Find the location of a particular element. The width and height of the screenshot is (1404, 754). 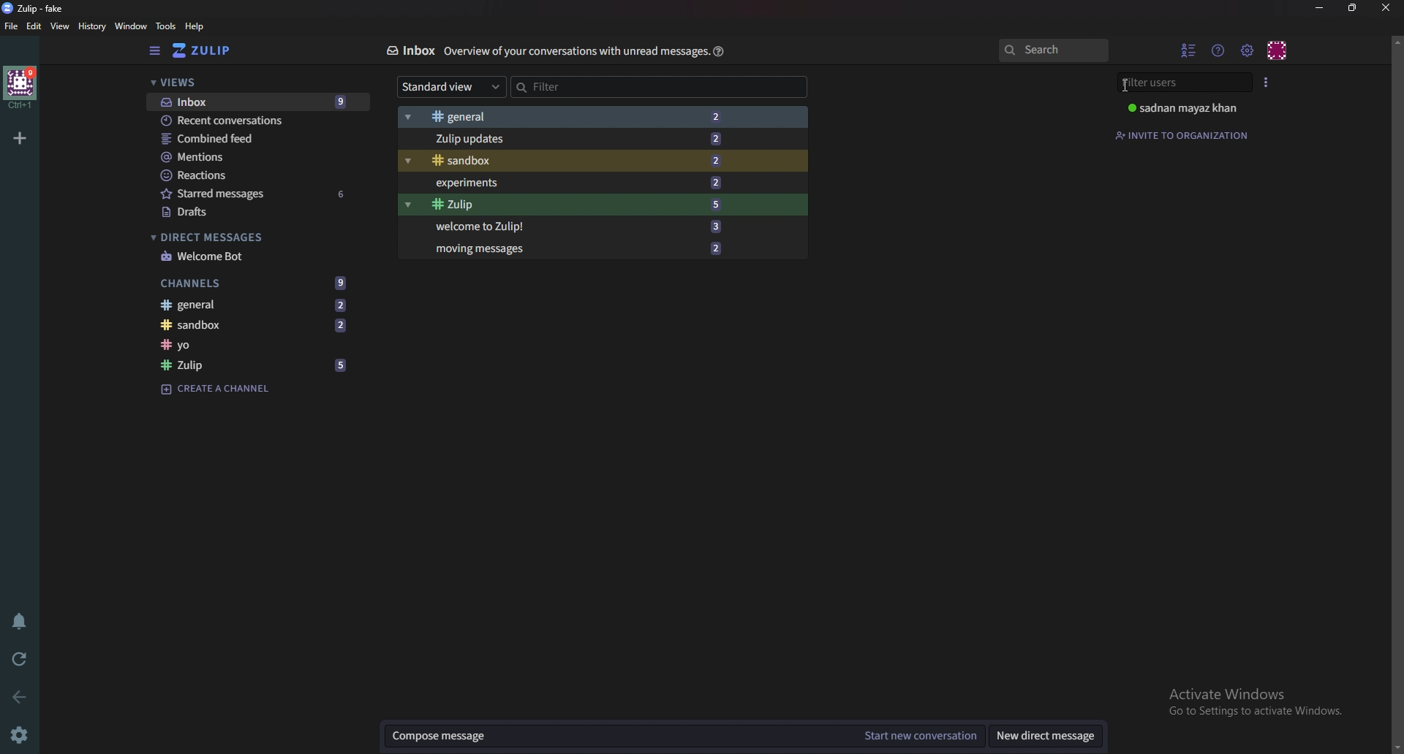

Reactions is located at coordinates (241, 175).